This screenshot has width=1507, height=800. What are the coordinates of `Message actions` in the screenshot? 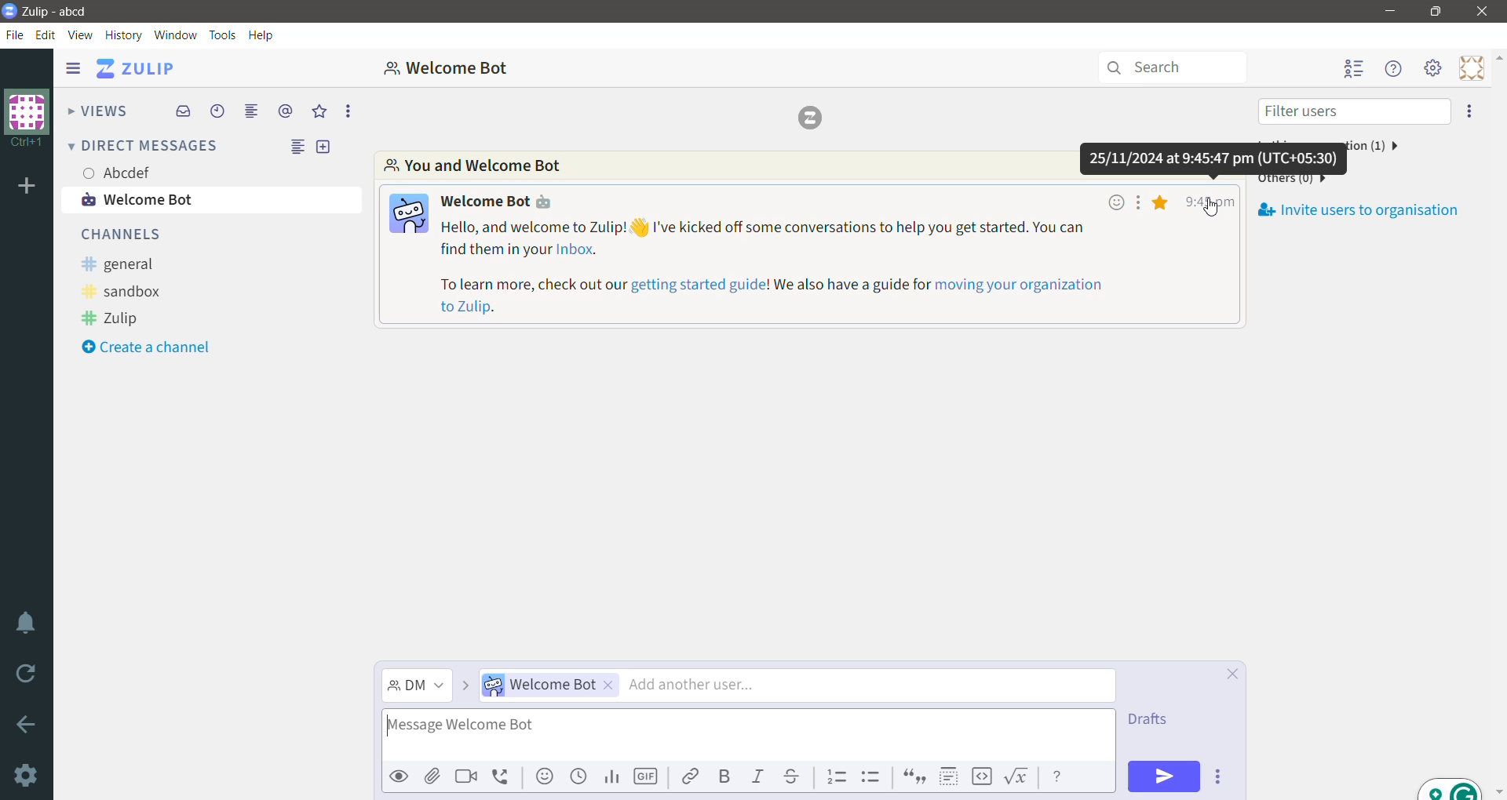 It's located at (1139, 202).